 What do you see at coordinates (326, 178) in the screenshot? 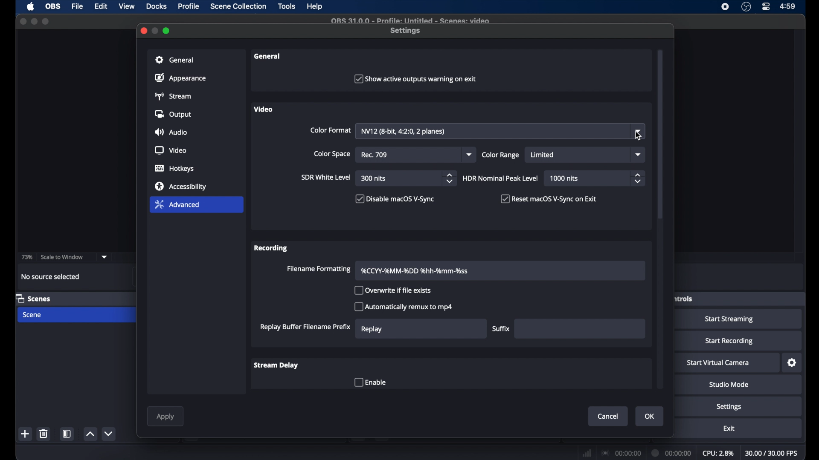
I see `sdr white level` at bounding box center [326, 178].